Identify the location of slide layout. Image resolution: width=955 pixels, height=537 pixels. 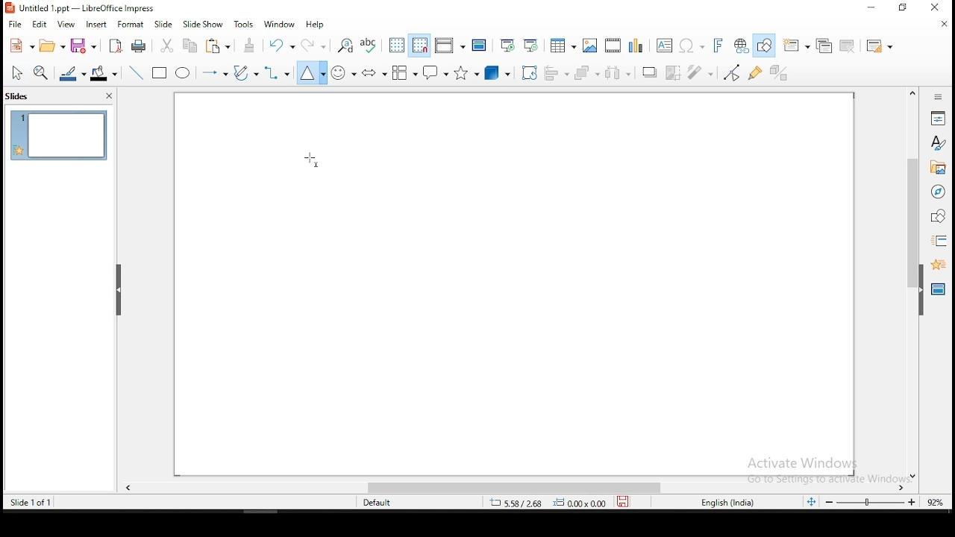
(880, 44).